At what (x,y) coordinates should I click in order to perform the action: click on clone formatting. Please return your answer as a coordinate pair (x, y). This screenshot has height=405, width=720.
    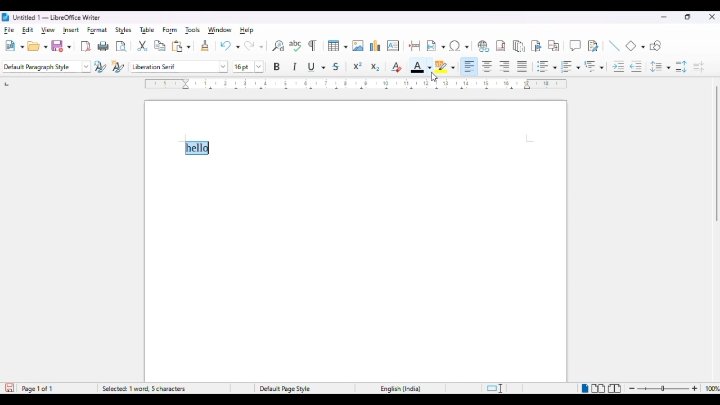
    Looking at the image, I should click on (205, 46).